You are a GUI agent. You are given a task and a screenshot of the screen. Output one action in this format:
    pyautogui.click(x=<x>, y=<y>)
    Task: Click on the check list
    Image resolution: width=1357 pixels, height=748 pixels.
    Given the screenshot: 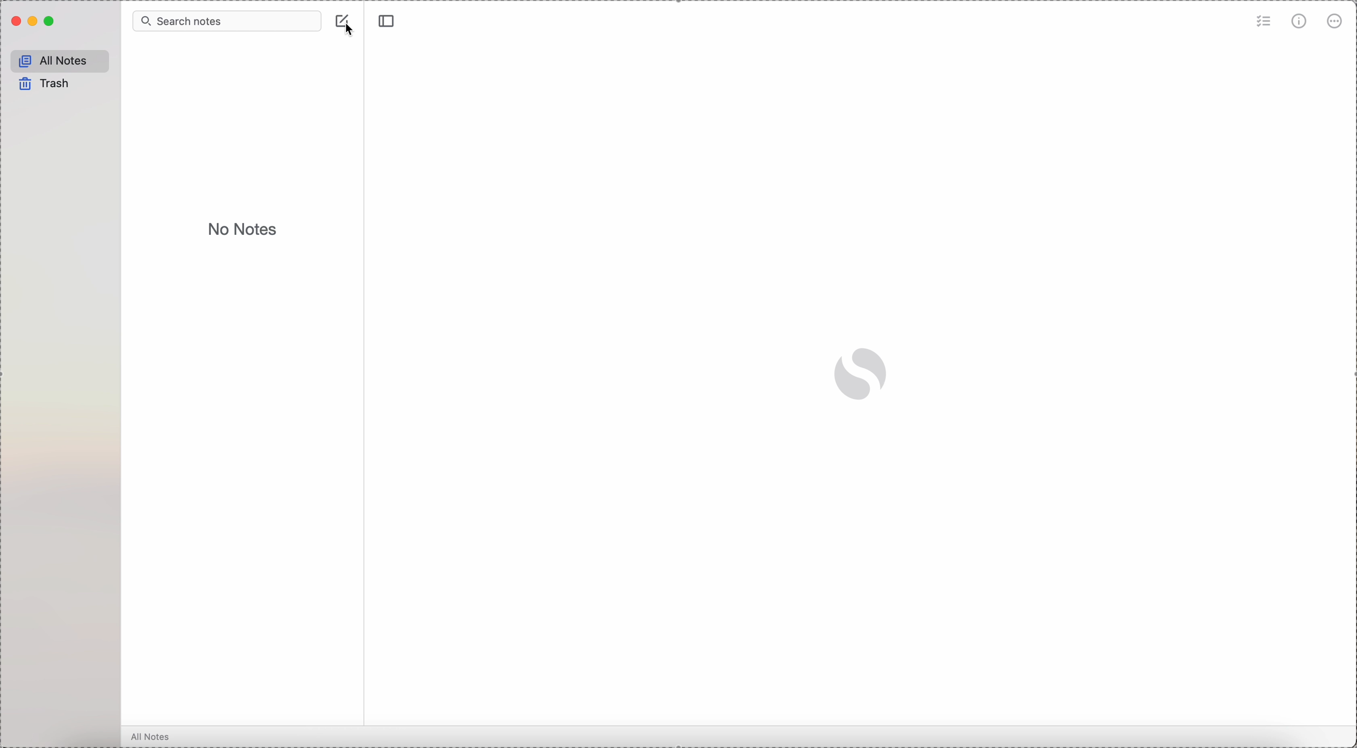 What is the action you would take?
    pyautogui.click(x=1263, y=22)
    